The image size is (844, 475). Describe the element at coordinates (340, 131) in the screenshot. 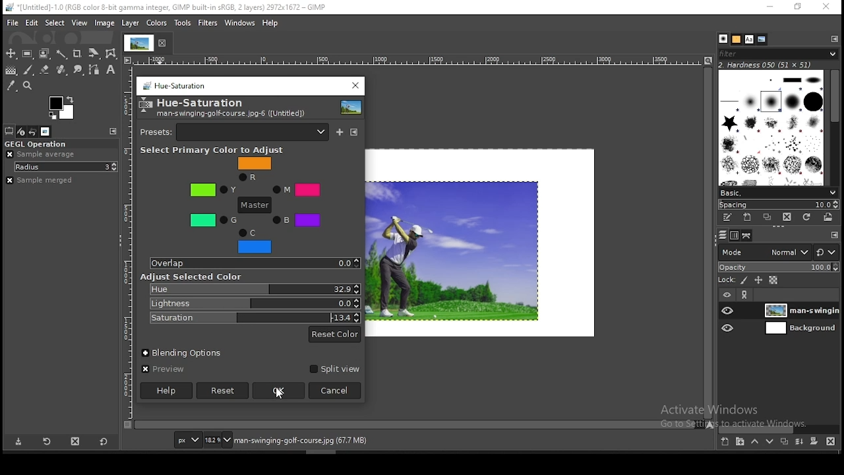

I see `save current as named preset` at that location.